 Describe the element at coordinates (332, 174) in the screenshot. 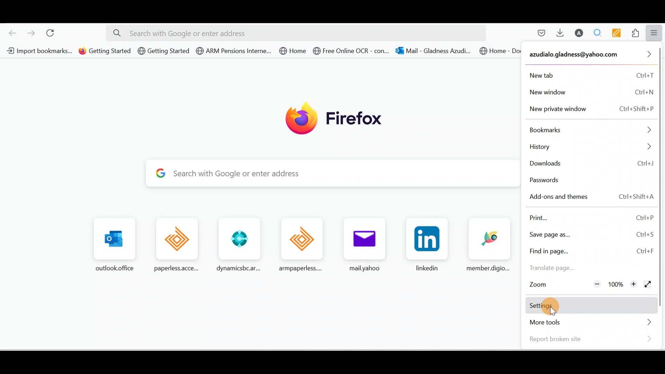

I see `Search bar` at that location.